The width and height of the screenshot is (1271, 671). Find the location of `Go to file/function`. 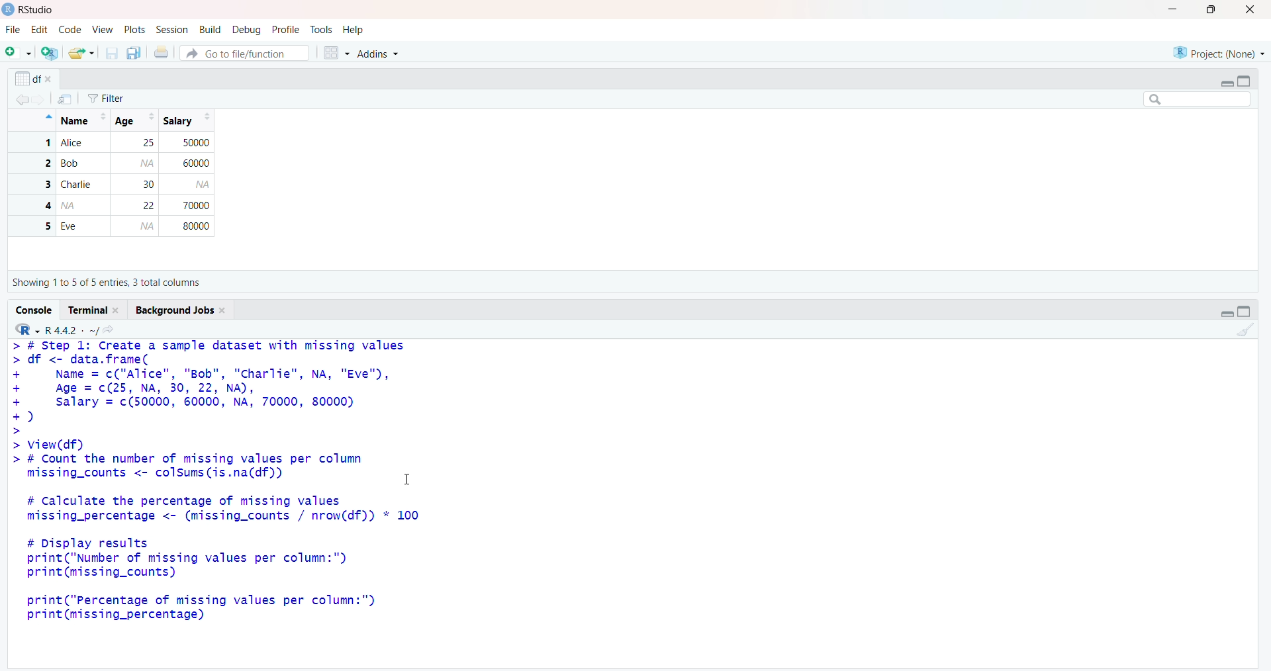

Go to file/function is located at coordinates (245, 52).